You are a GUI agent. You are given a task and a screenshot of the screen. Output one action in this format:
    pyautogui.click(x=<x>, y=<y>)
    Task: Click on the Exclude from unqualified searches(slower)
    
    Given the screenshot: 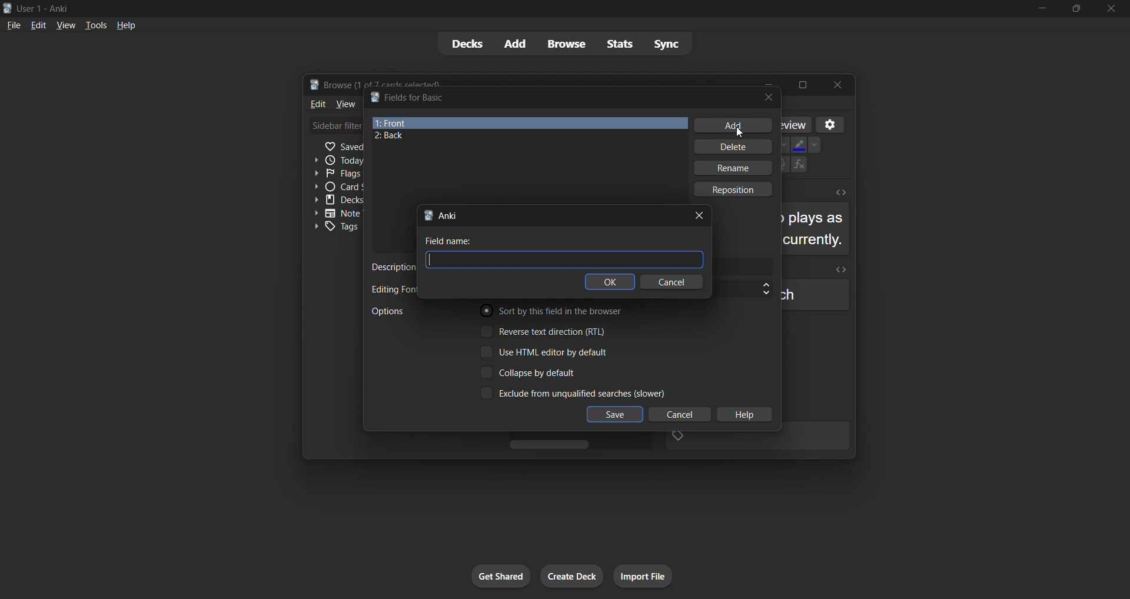 What is the action you would take?
    pyautogui.click(x=569, y=394)
    